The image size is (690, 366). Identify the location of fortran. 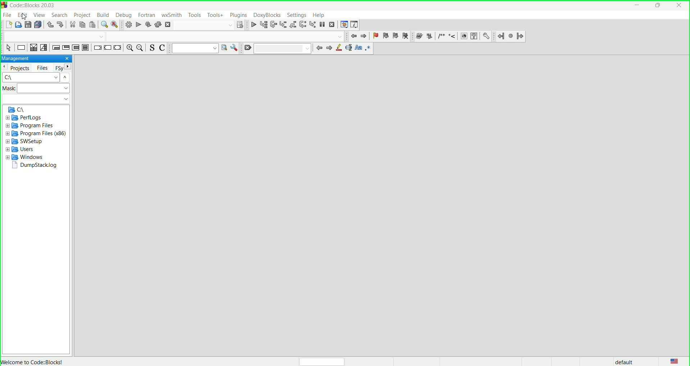
(147, 14).